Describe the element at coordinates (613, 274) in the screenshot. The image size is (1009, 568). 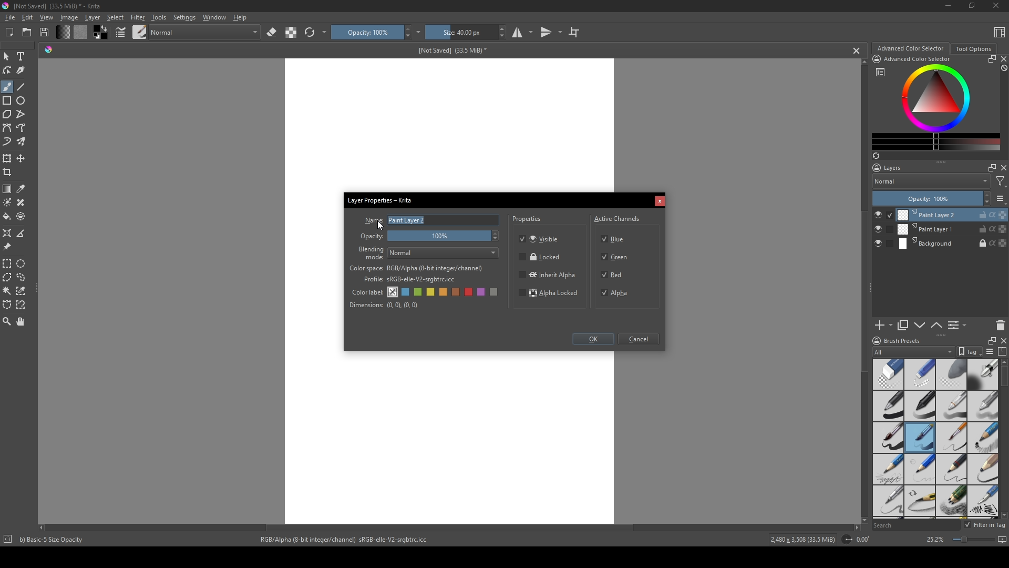
I see `Red` at that location.